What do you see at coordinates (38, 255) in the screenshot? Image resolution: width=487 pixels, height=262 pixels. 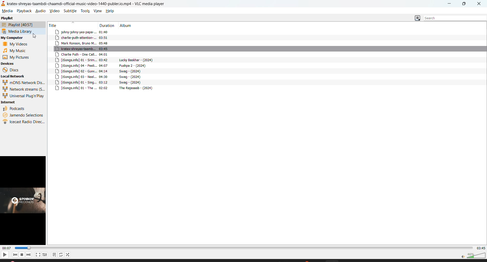 I see `fullscreen` at bounding box center [38, 255].